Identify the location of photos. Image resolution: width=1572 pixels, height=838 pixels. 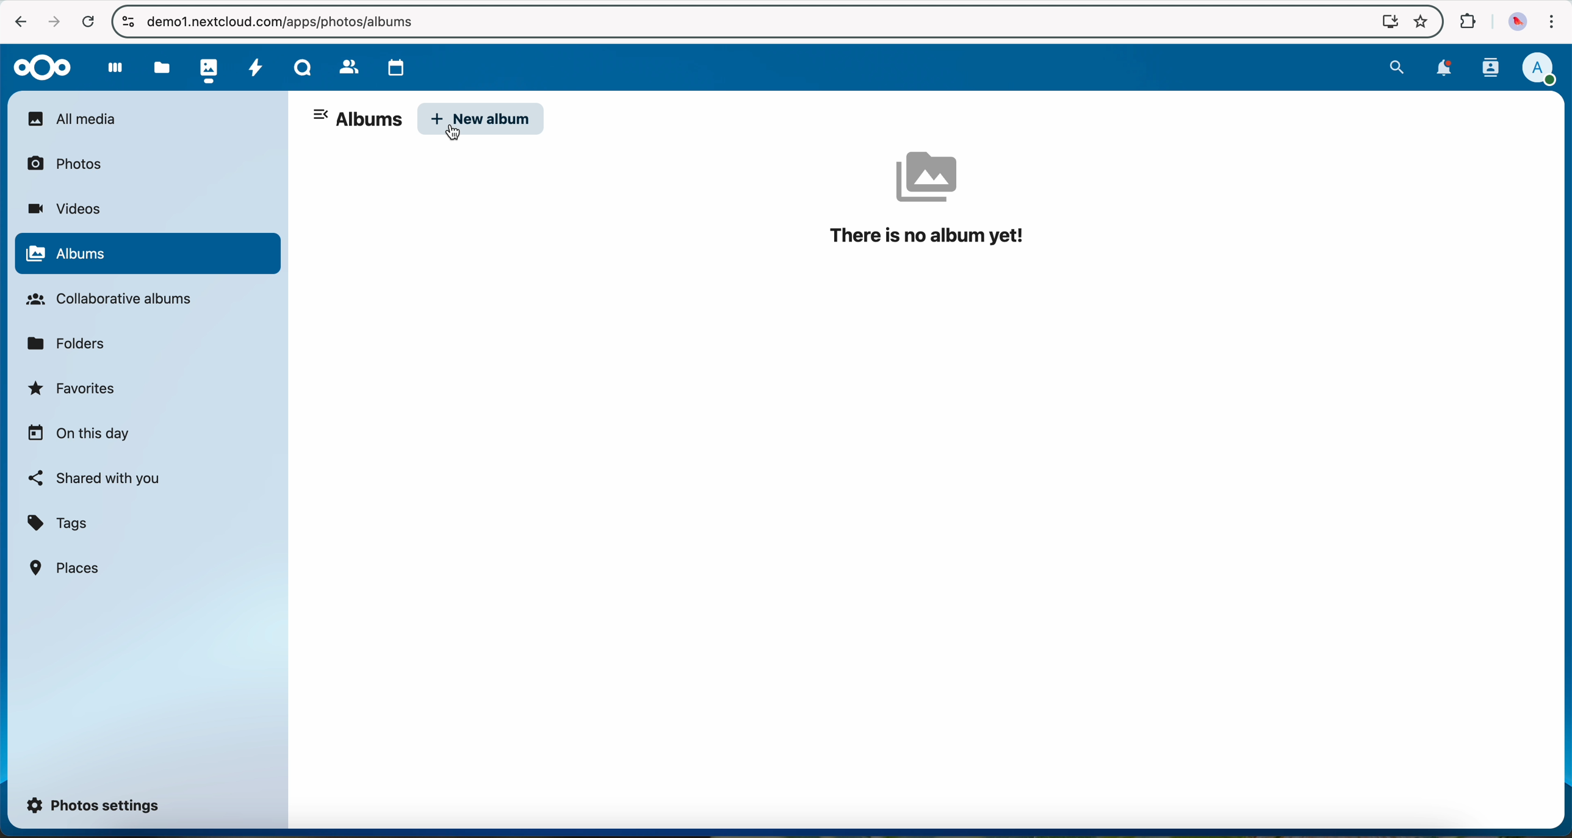
(71, 162).